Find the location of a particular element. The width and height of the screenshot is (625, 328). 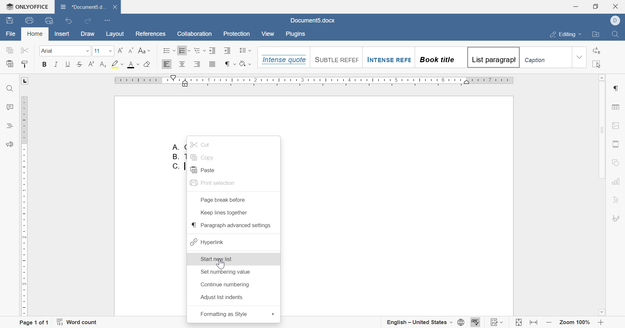

drop down is located at coordinates (273, 314).